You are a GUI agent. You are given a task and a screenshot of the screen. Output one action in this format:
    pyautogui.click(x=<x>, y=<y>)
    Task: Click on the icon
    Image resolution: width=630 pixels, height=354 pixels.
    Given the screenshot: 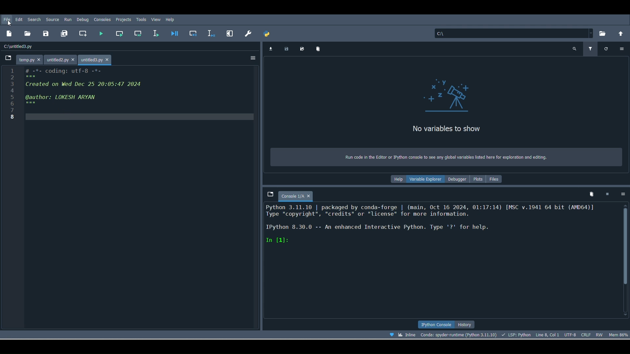 What is the action you would take?
    pyautogui.click(x=440, y=94)
    